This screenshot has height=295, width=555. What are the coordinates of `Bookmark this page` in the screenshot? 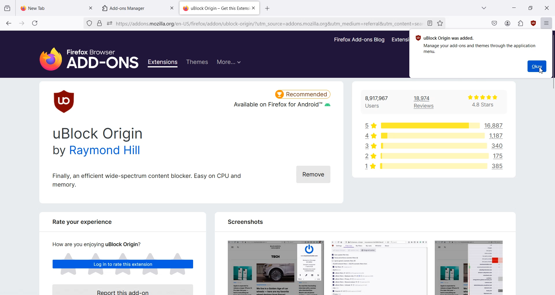 It's located at (442, 23).